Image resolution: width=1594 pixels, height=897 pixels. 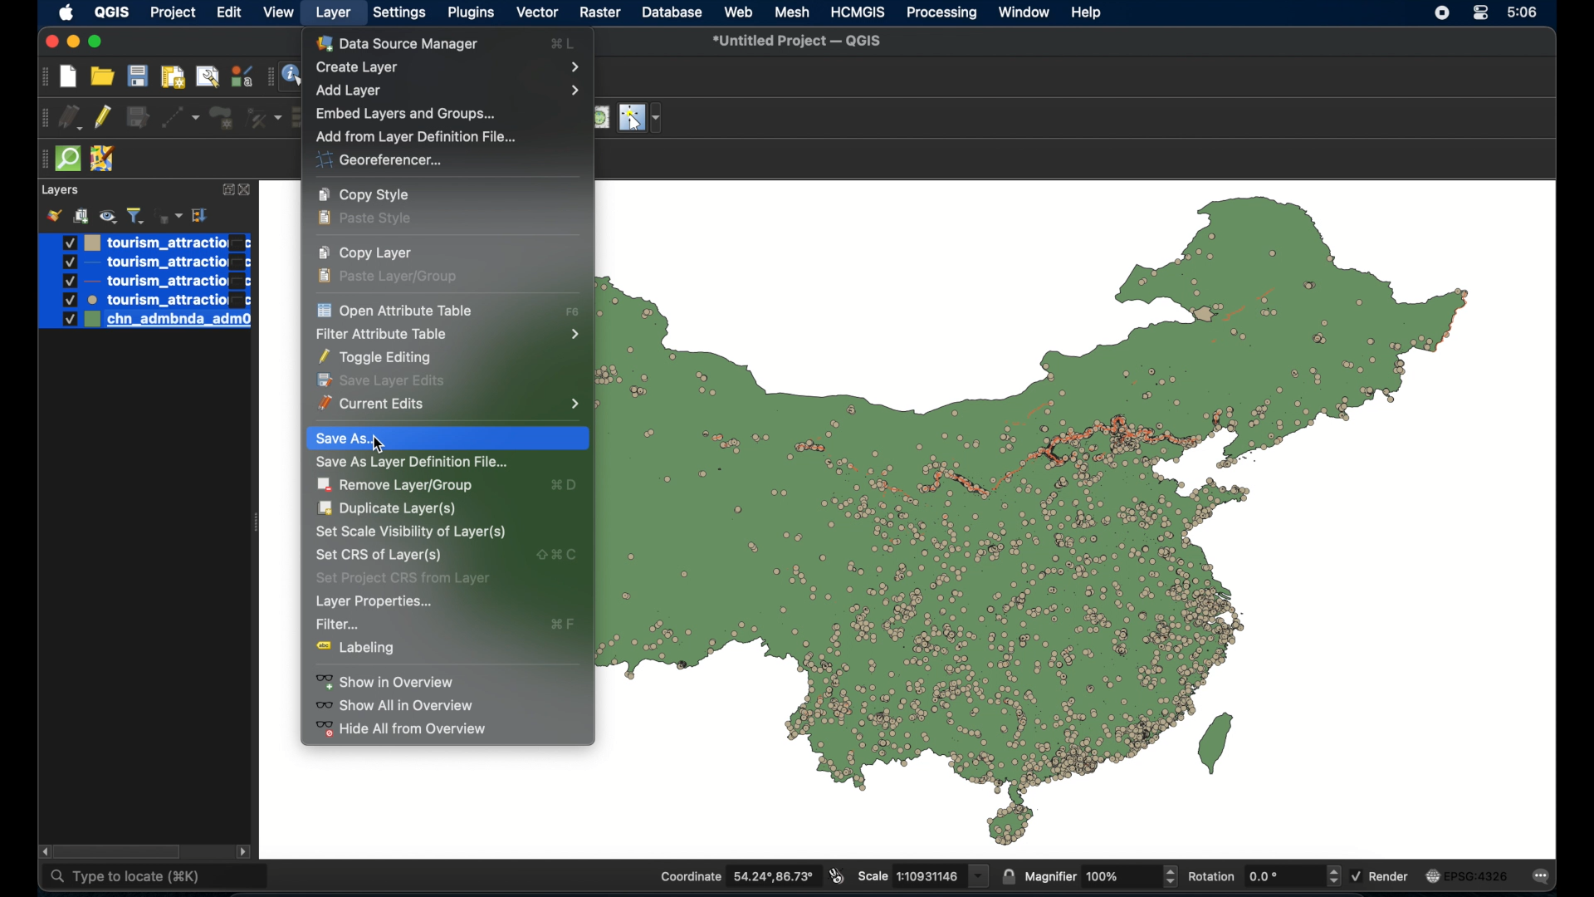 What do you see at coordinates (381, 381) in the screenshot?
I see `save layer edits` at bounding box center [381, 381].